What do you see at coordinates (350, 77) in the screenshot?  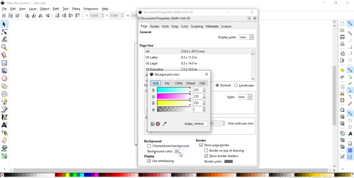 I see `snap to paths` at bounding box center [350, 77].